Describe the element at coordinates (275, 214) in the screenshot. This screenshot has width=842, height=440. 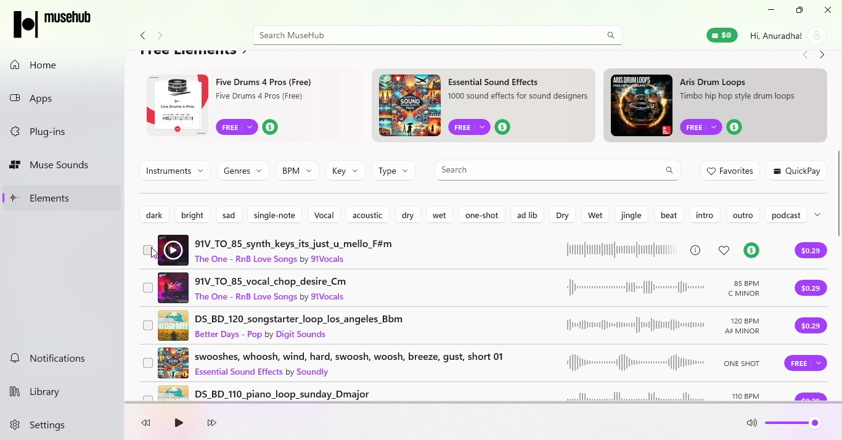
I see `Single note` at that location.